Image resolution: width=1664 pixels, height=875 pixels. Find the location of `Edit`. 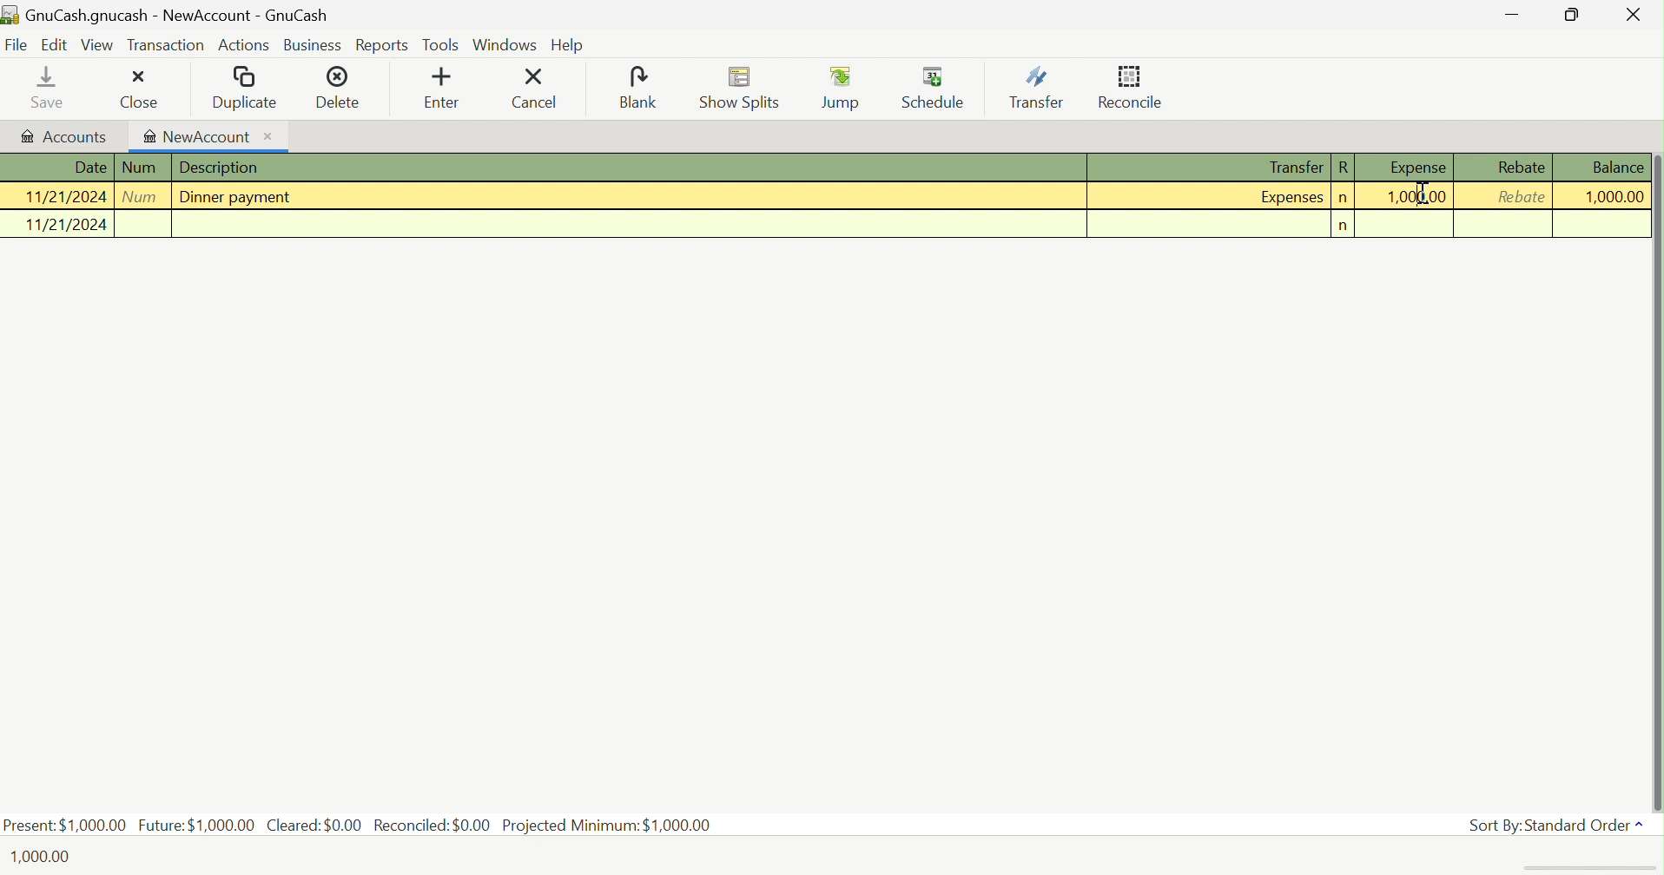

Edit is located at coordinates (53, 44).